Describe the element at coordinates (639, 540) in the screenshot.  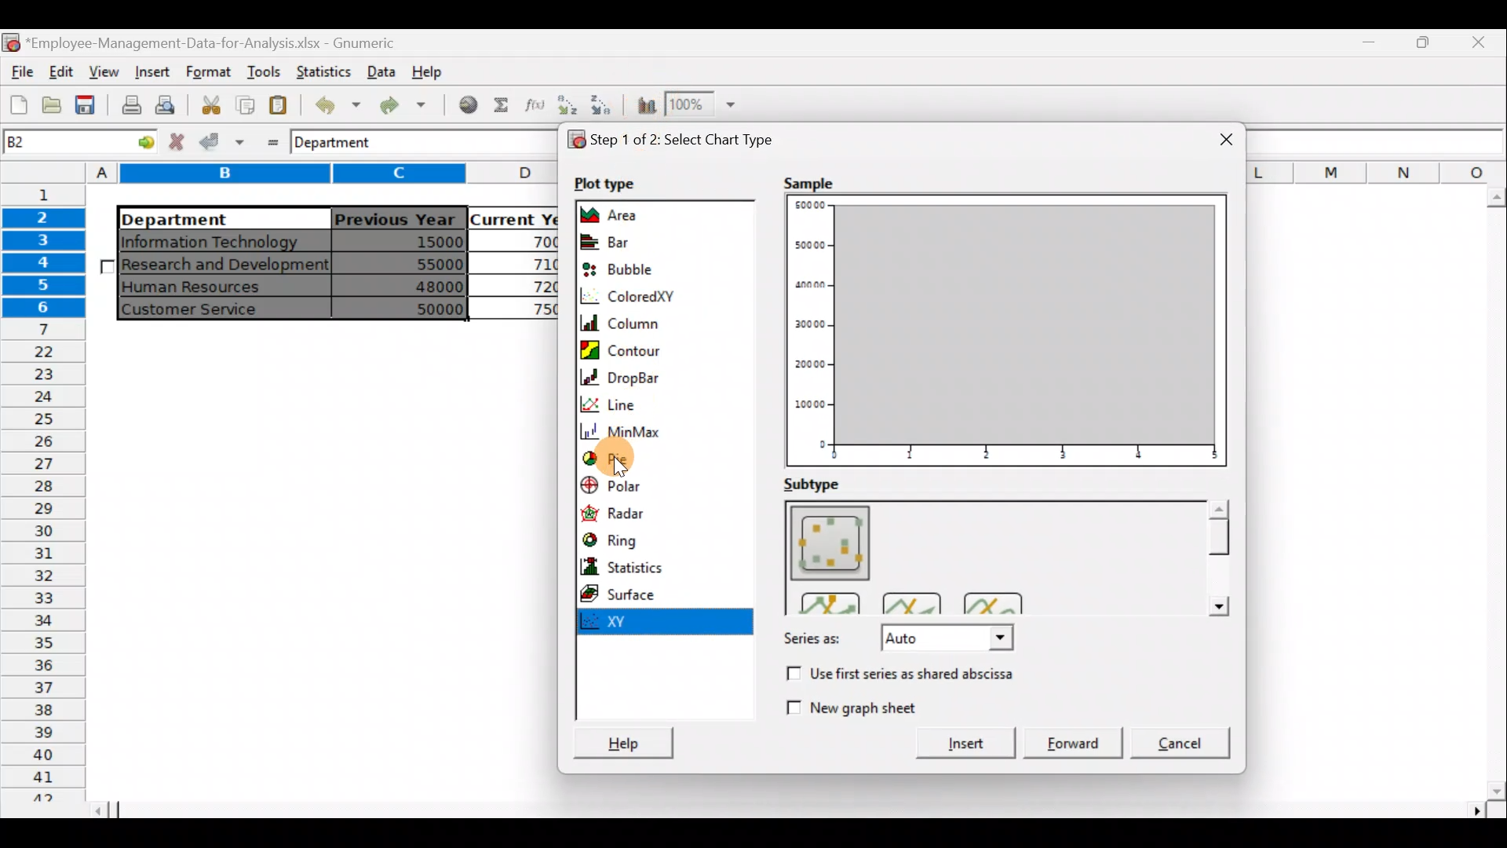
I see `Ring` at that location.